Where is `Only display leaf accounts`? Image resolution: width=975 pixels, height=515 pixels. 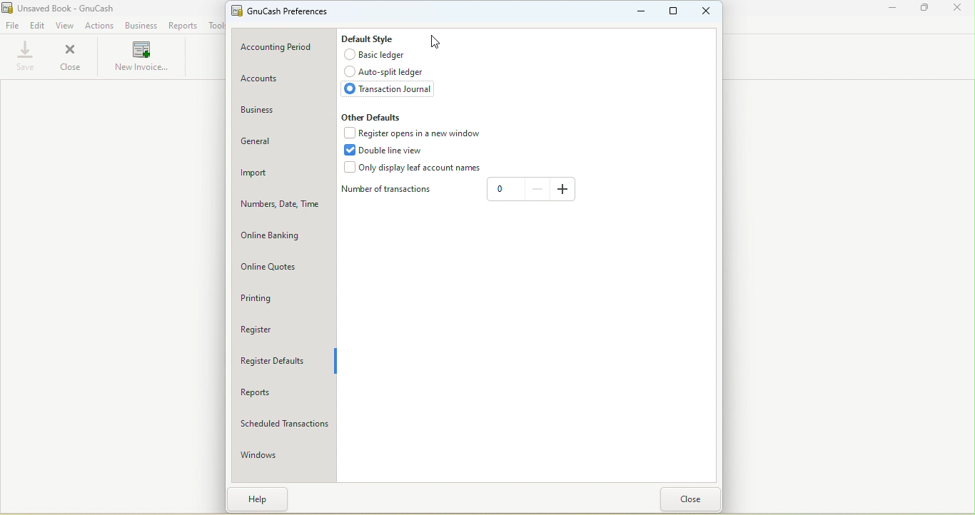 Only display leaf accounts is located at coordinates (410, 168).